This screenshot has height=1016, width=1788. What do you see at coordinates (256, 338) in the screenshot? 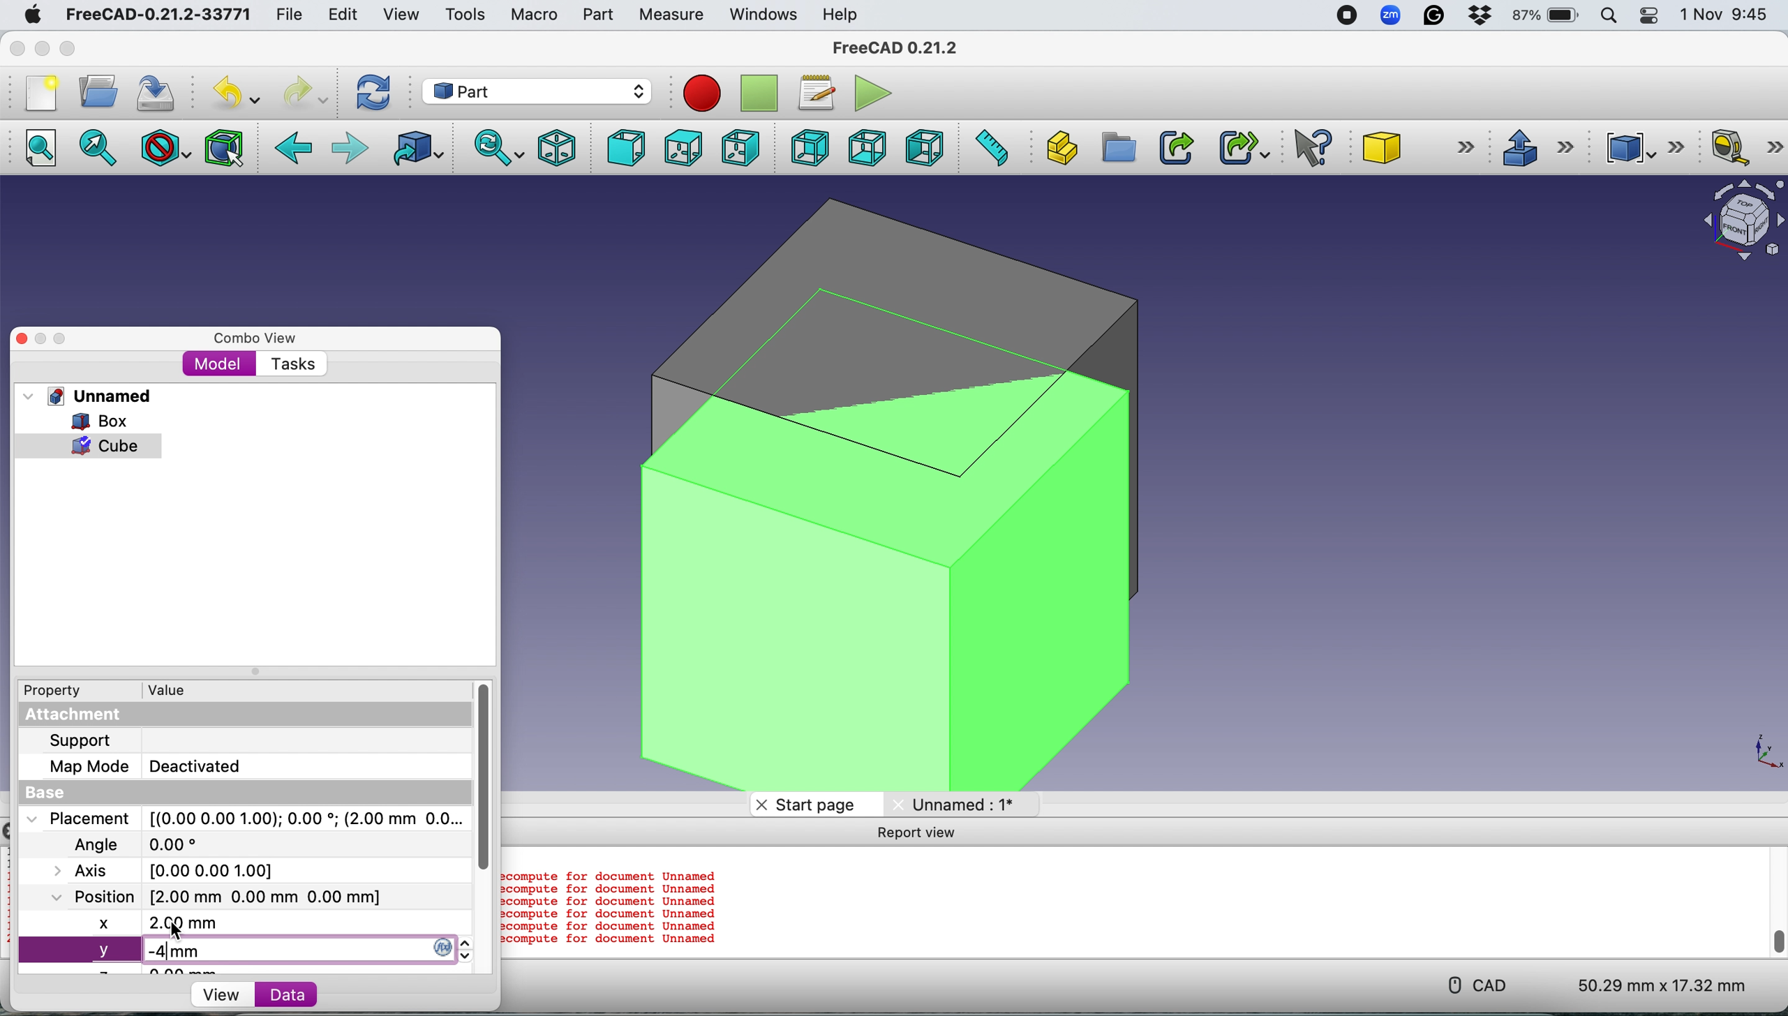
I see `Combo view` at bounding box center [256, 338].